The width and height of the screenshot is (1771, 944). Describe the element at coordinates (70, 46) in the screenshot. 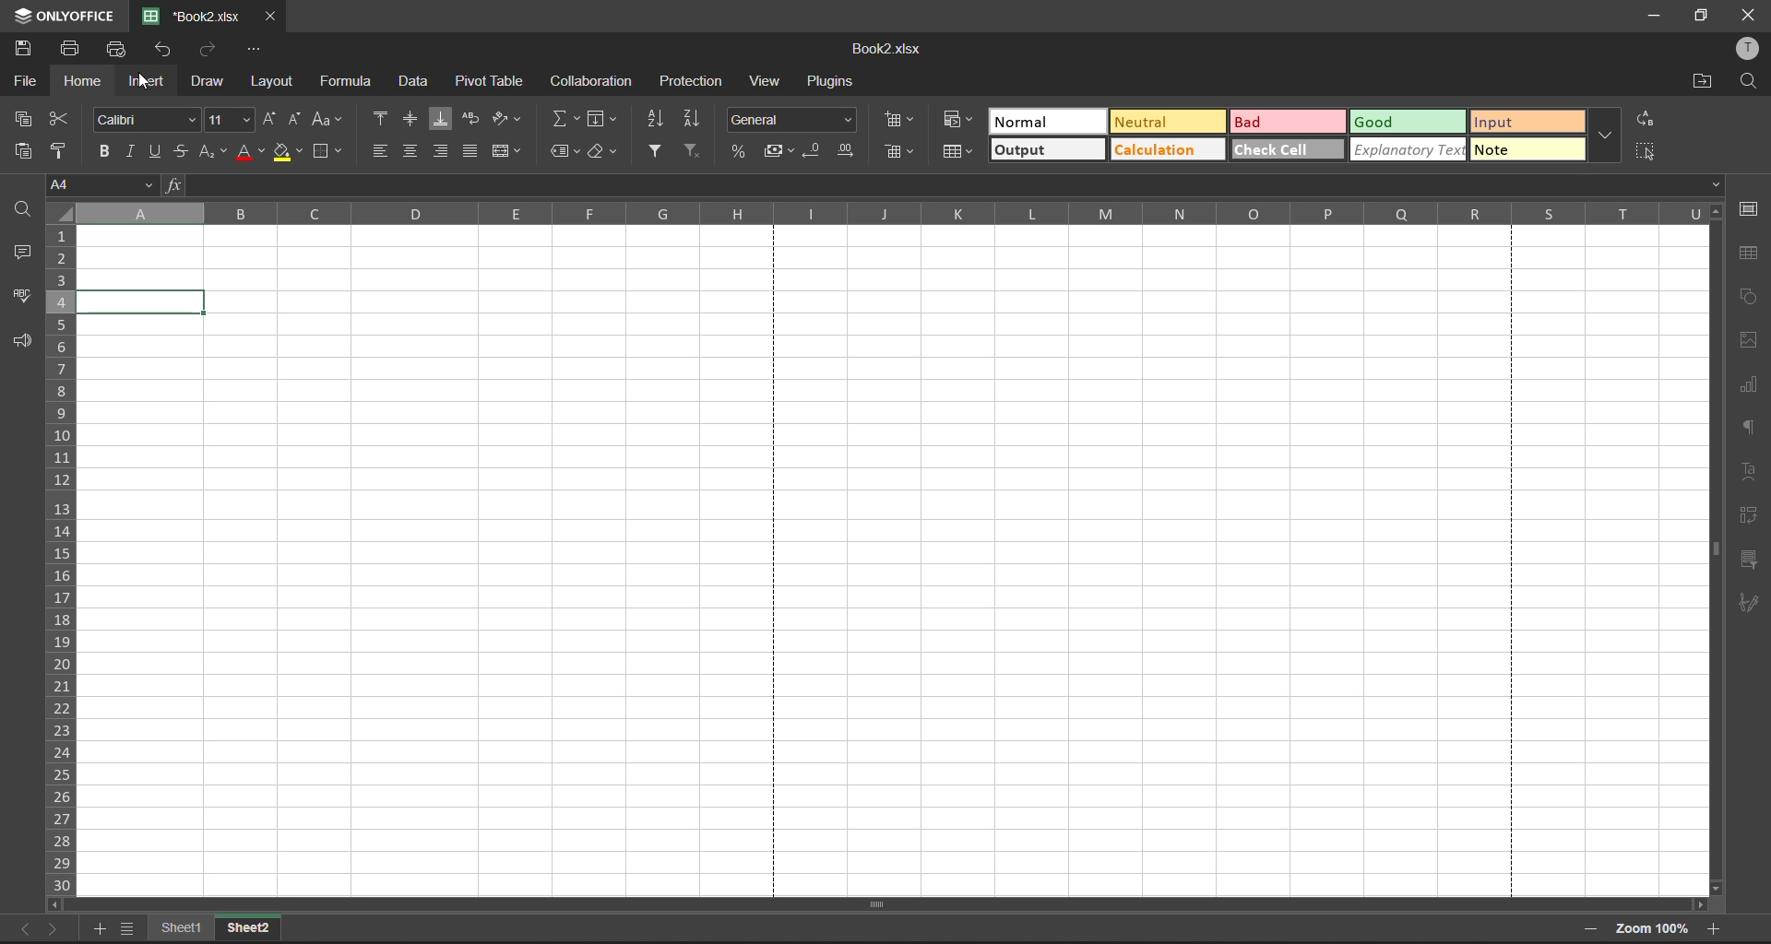

I see `print` at that location.